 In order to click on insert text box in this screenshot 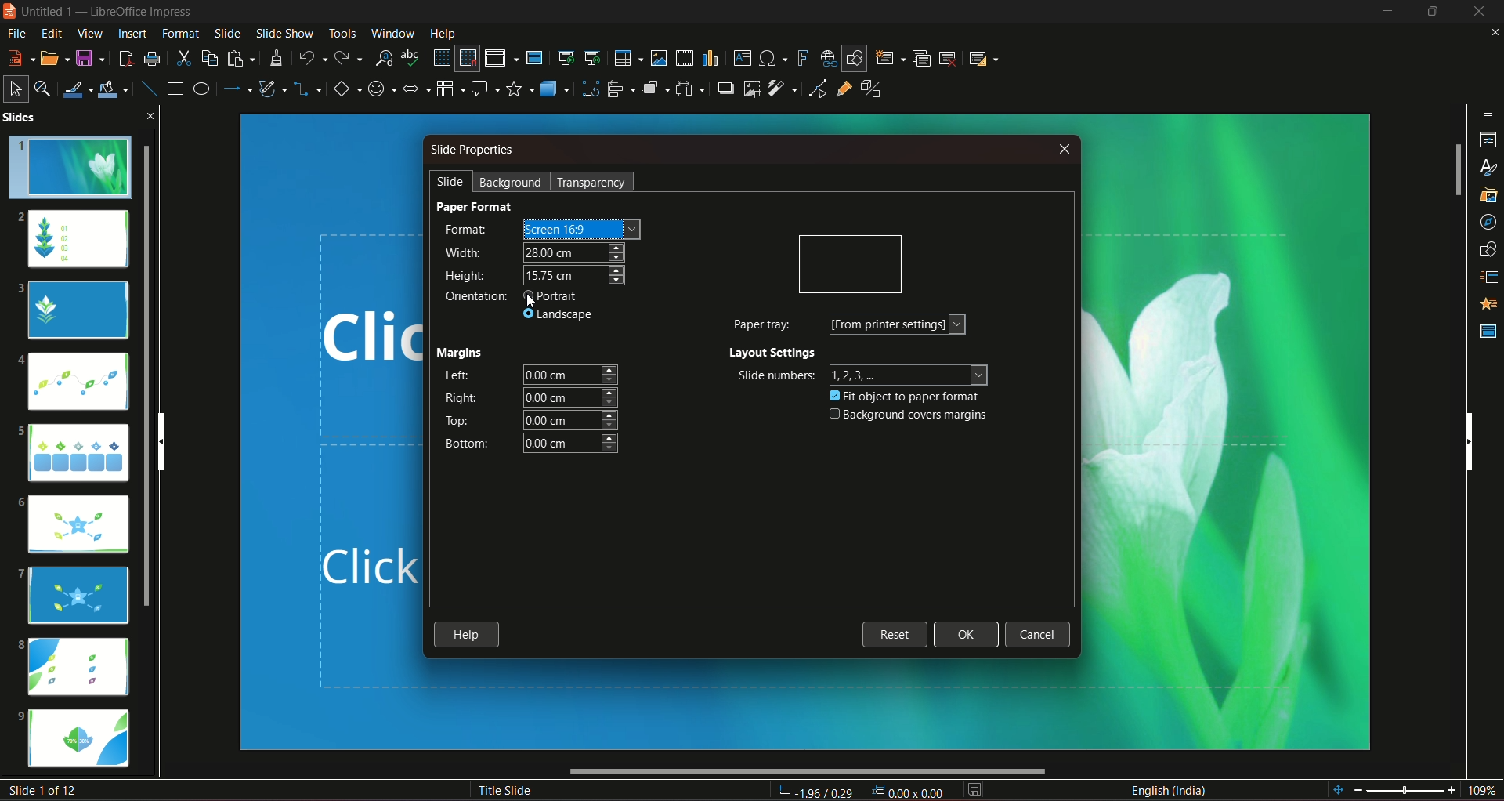, I will do `click(742, 57)`.